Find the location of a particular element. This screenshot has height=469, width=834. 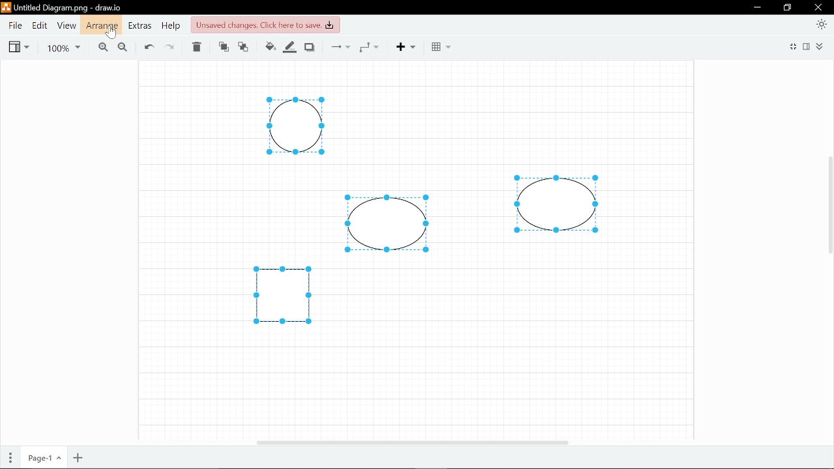

Current page is located at coordinates (42, 459).